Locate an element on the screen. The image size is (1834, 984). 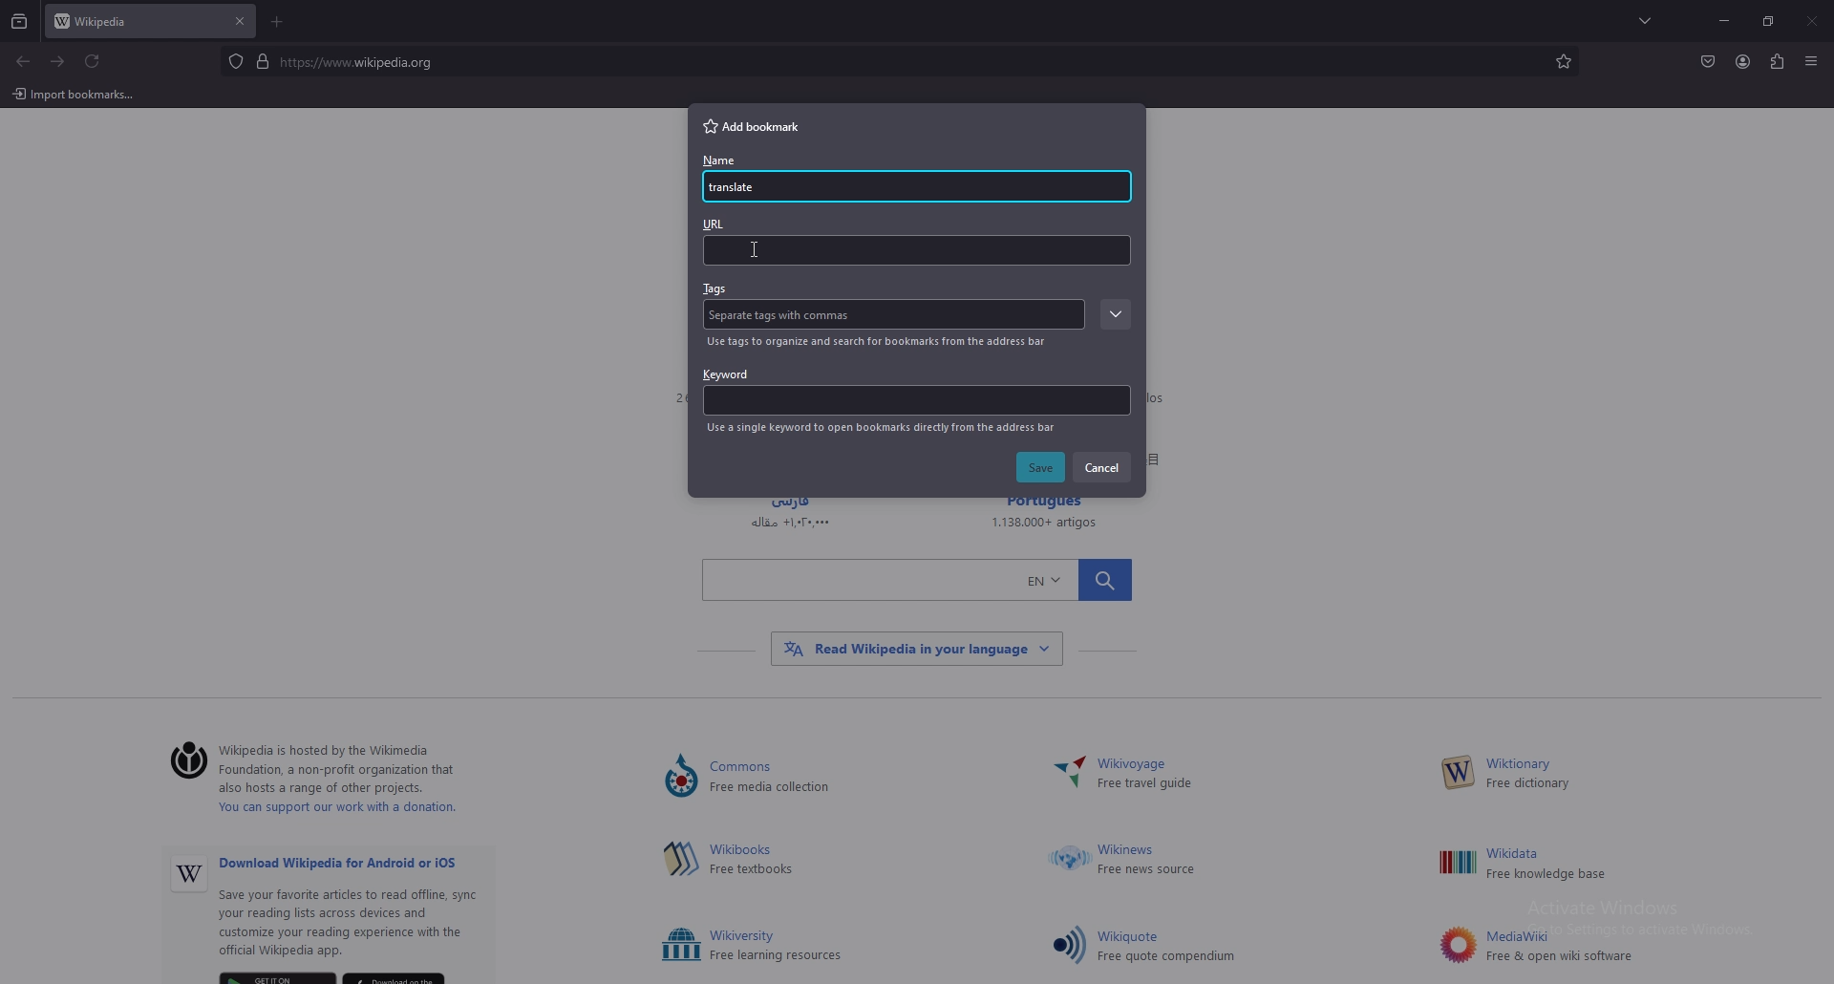
 is located at coordinates (778, 946).